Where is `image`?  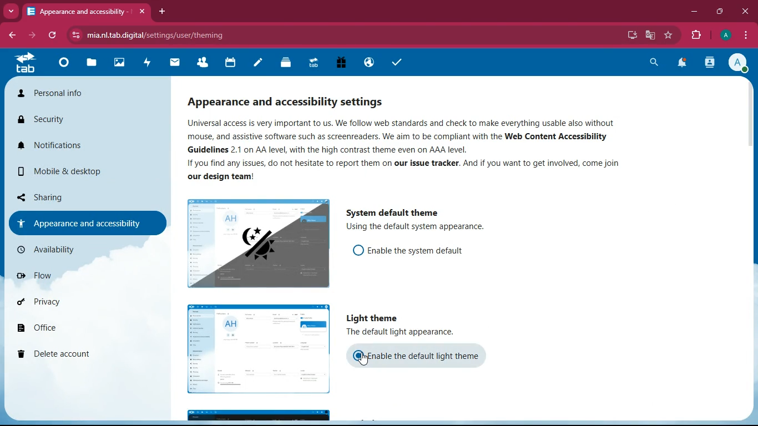 image is located at coordinates (261, 349).